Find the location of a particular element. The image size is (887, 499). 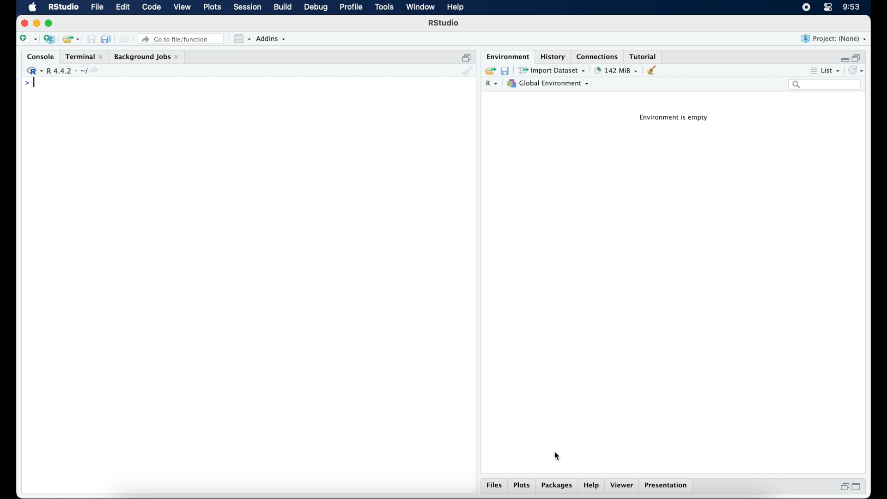

terminal is located at coordinates (83, 55).